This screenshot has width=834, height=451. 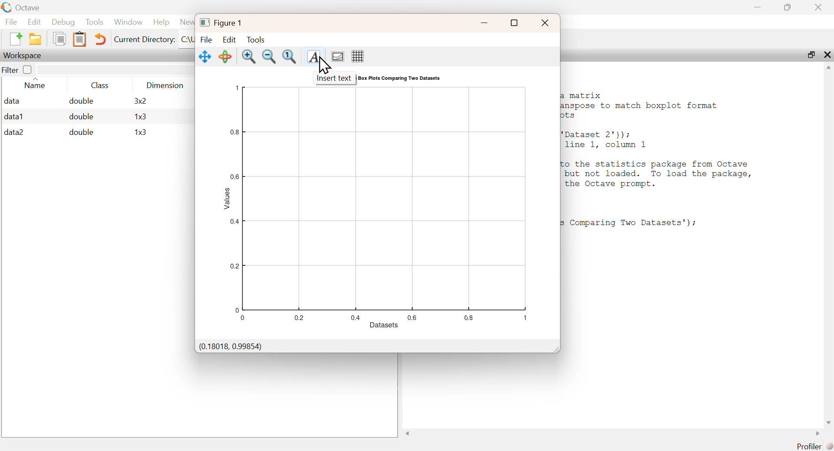 What do you see at coordinates (815, 446) in the screenshot?
I see `Profiler` at bounding box center [815, 446].